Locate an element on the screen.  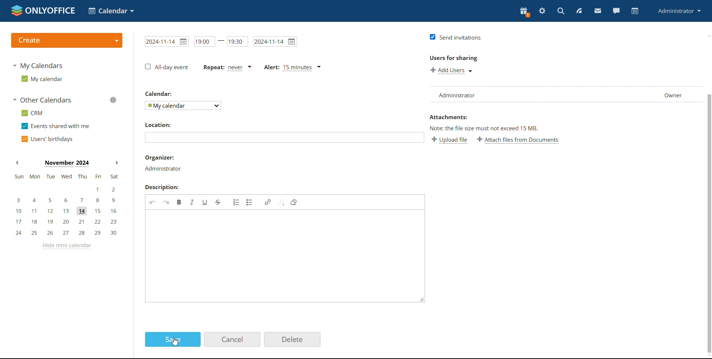
scroll up is located at coordinates (708, 34).